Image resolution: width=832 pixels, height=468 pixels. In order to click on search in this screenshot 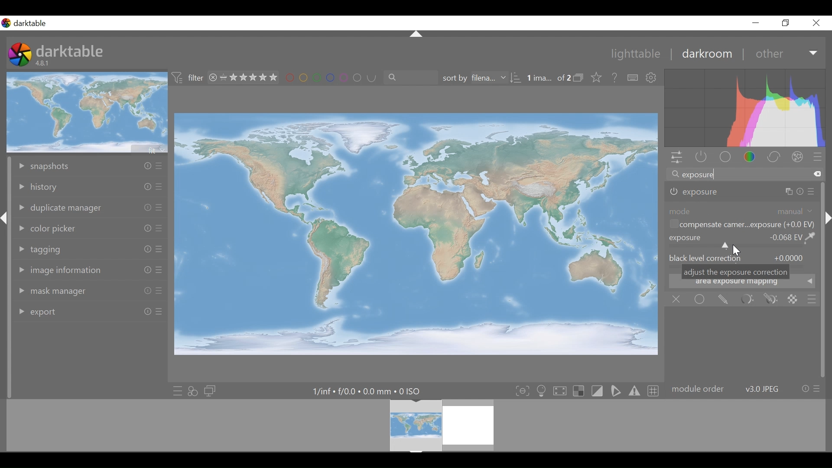, I will do `click(407, 77)`.